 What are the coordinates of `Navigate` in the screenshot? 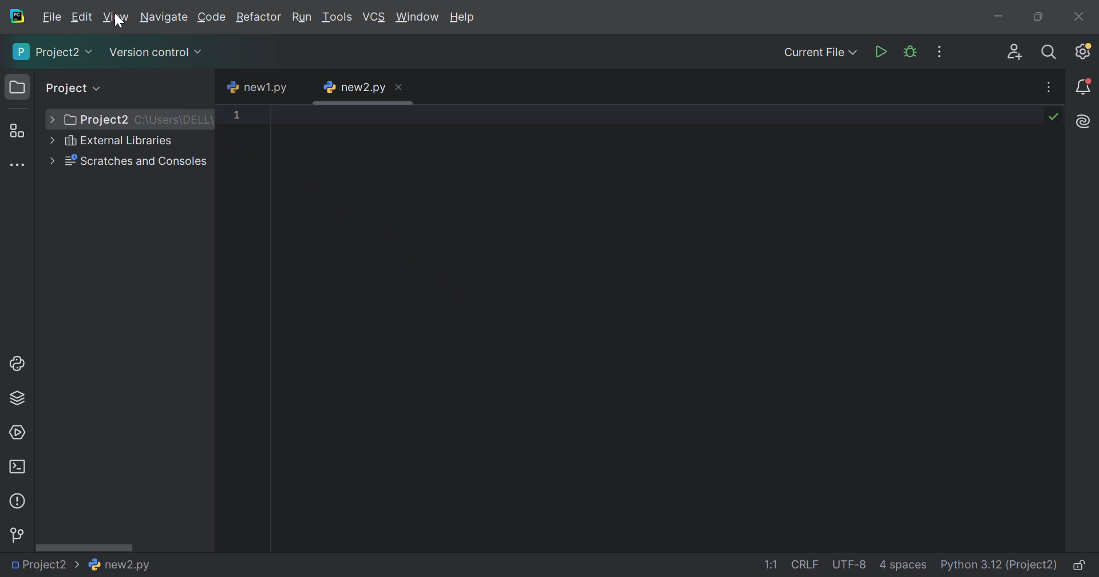 It's located at (165, 18).